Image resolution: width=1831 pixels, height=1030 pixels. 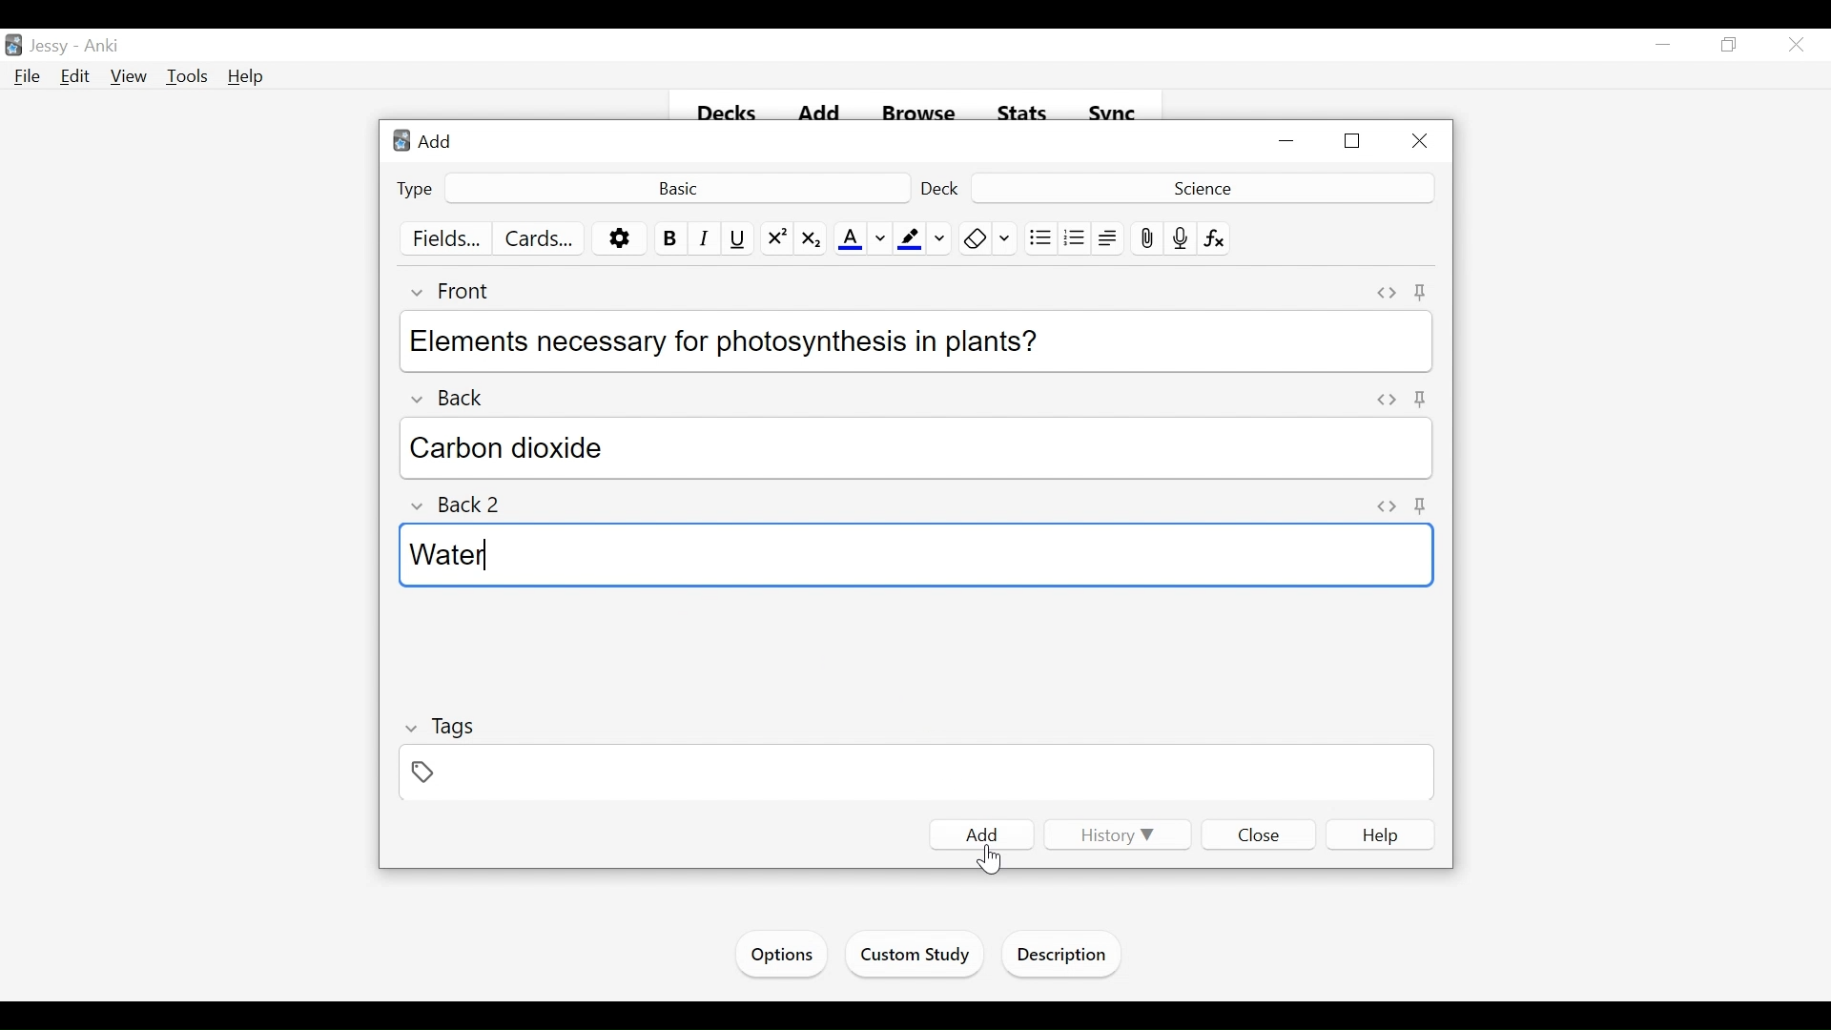 I want to click on Deck, so click(x=1200, y=187).